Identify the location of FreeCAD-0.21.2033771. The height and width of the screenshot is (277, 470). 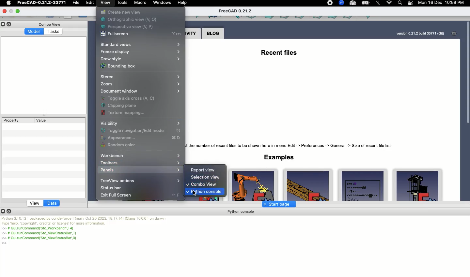
(42, 3).